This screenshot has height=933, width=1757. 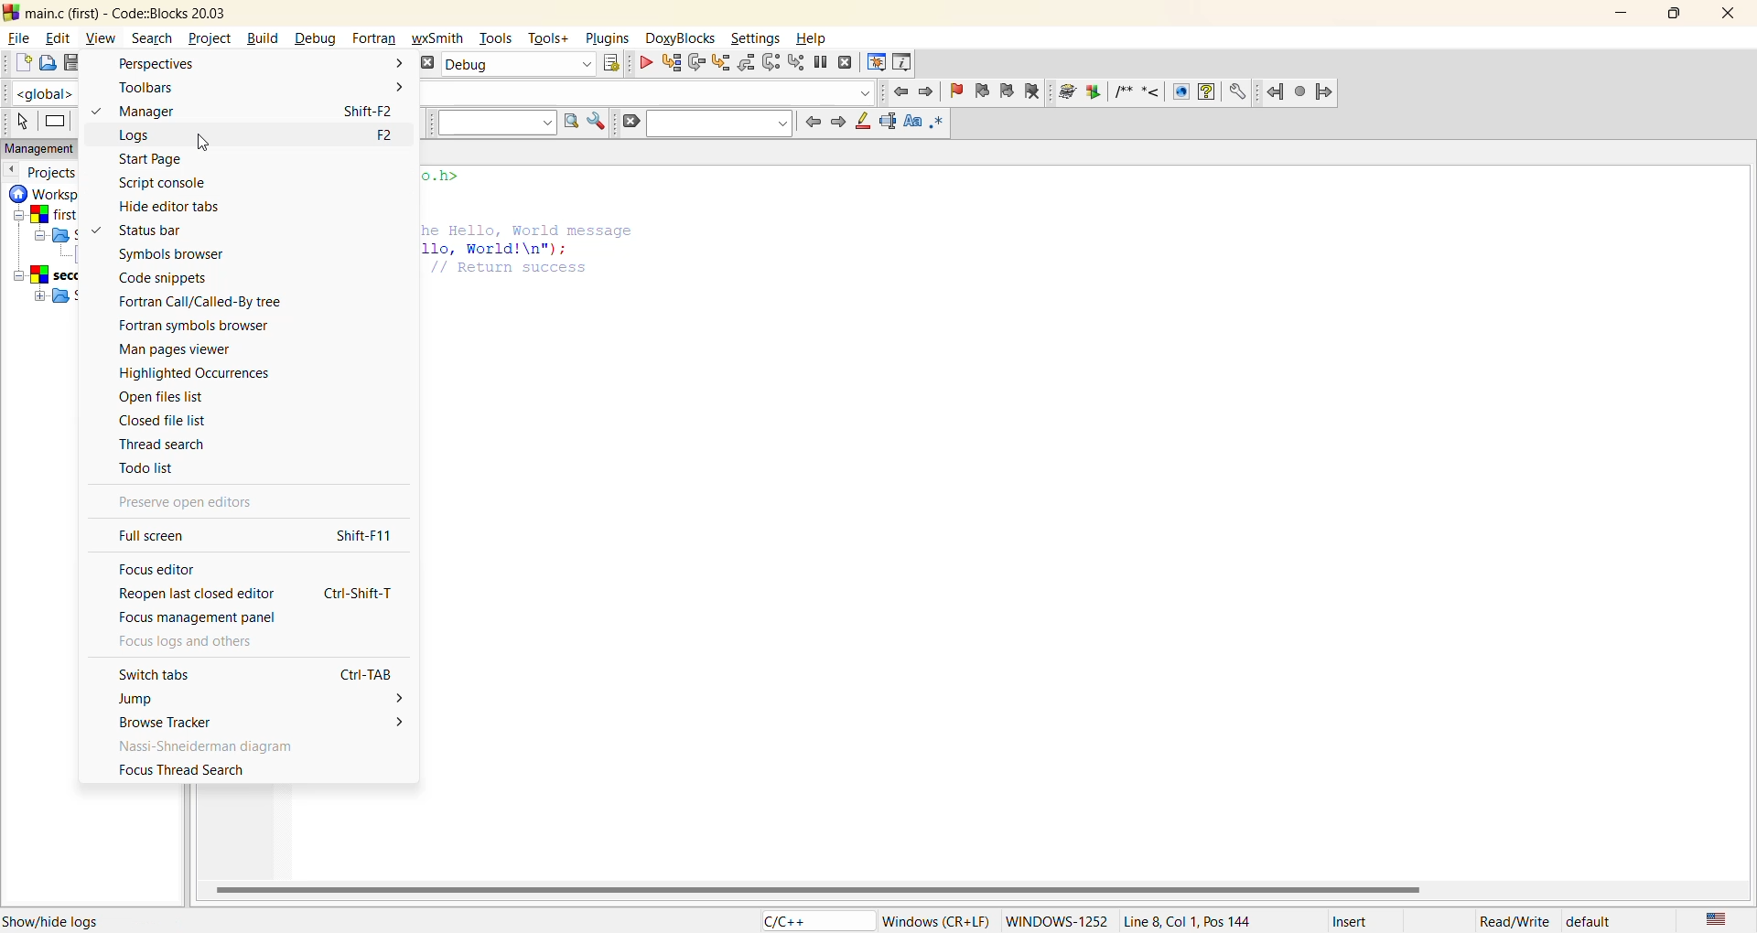 What do you see at coordinates (314, 38) in the screenshot?
I see `debug` at bounding box center [314, 38].